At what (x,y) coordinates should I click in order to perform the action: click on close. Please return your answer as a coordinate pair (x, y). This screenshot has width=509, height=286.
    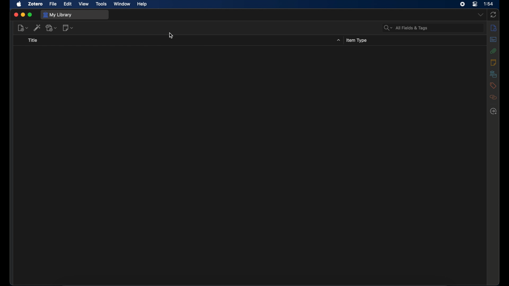
    Looking at the image, I should click on (15, 15).